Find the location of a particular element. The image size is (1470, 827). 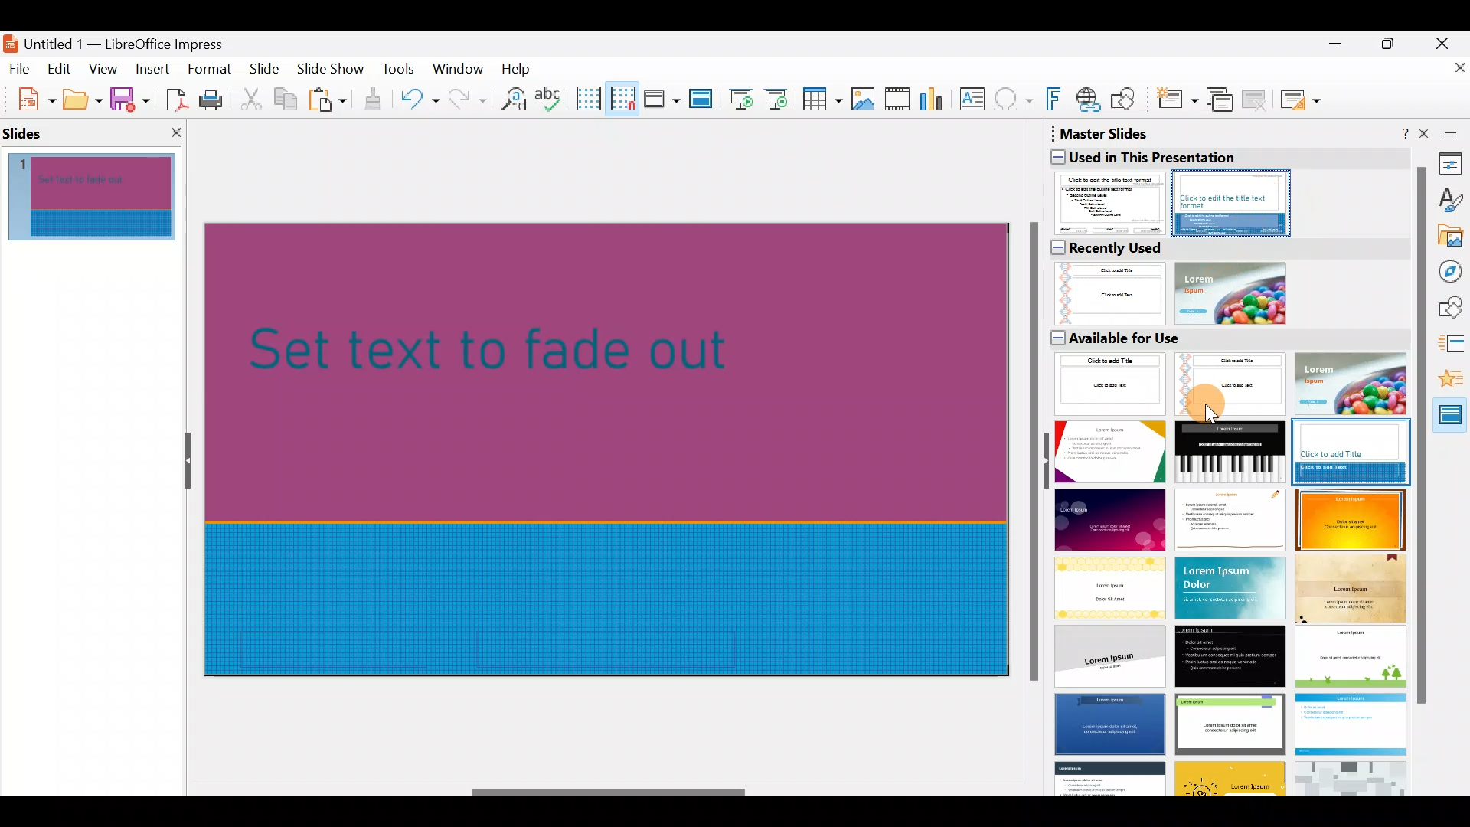

Start from first slide is located at coordinates (741, 97).